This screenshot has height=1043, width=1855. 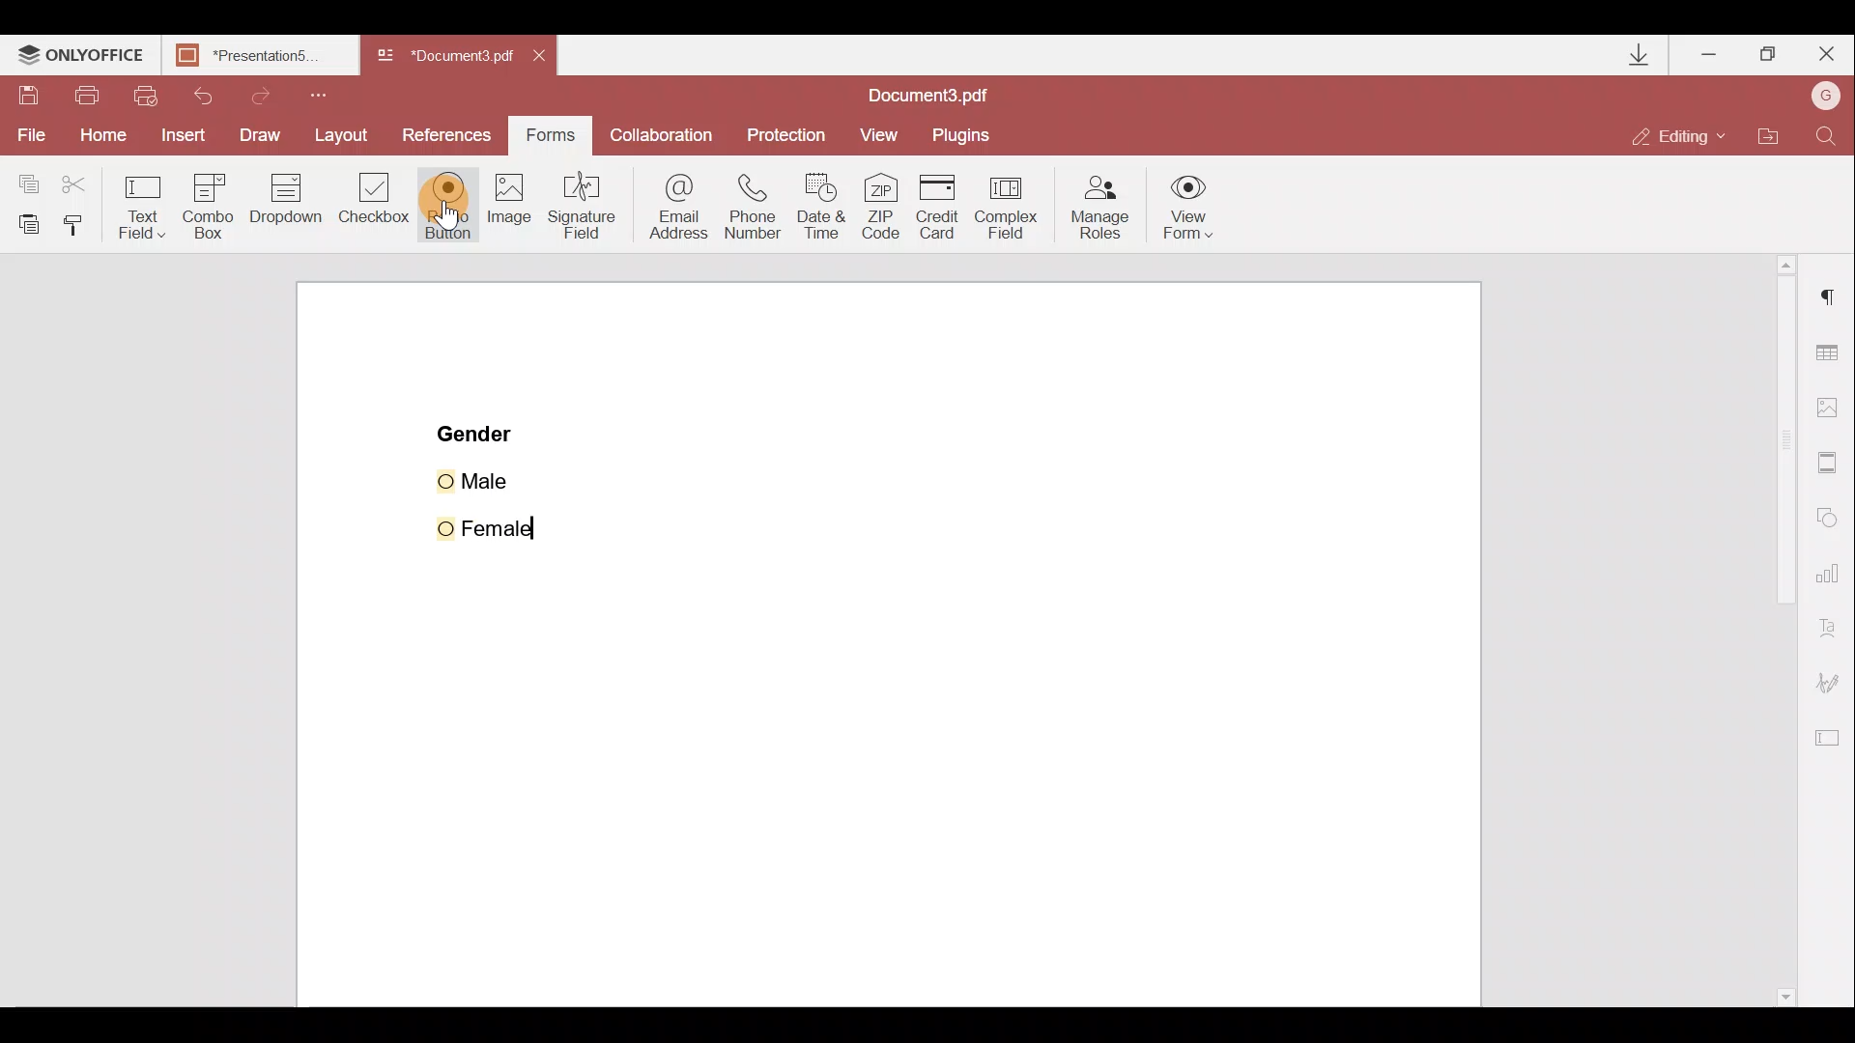 I want to click on Cursor, so click(x=462, y=210).